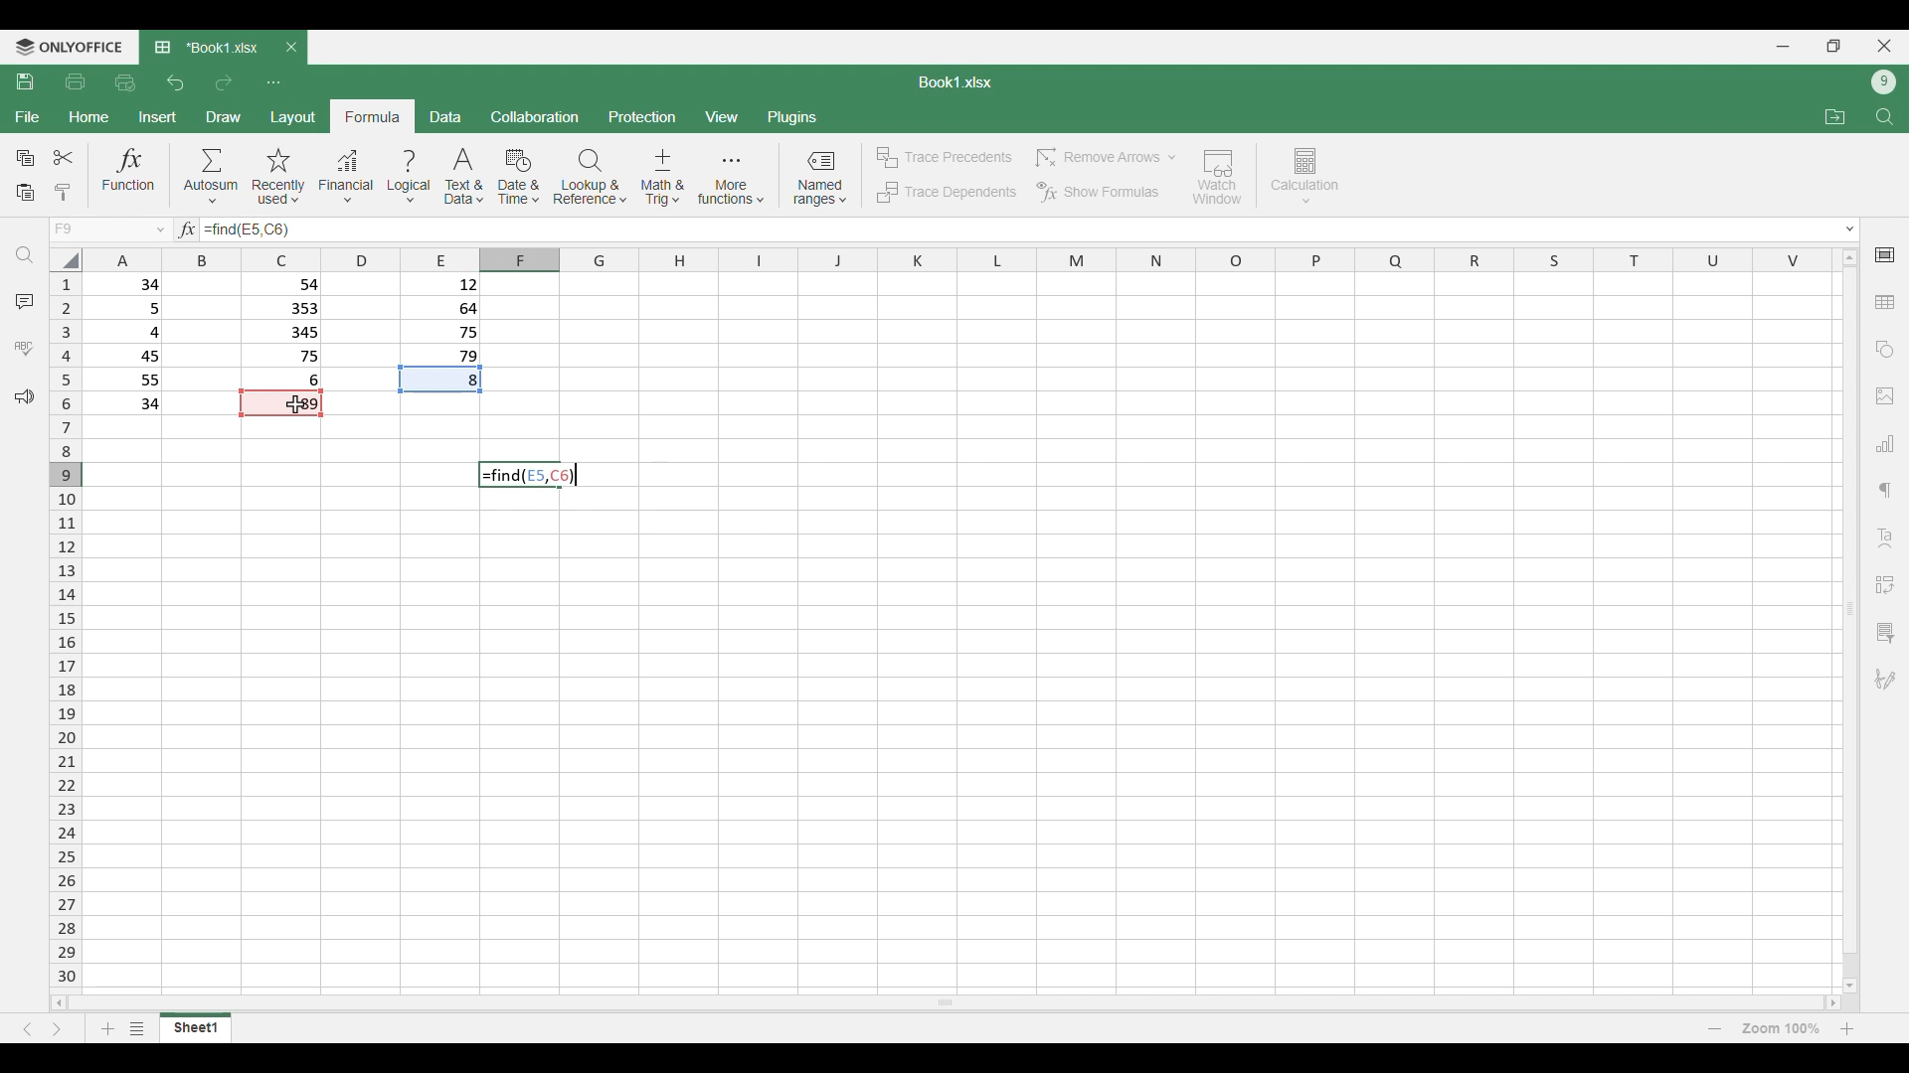  I want to click on Customize quick access toolbar, so click(273, 83).